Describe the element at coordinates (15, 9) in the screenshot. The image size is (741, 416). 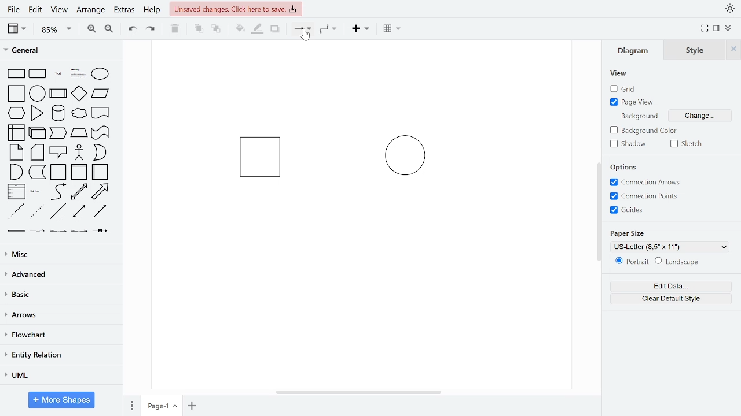
I see `file` at that location.